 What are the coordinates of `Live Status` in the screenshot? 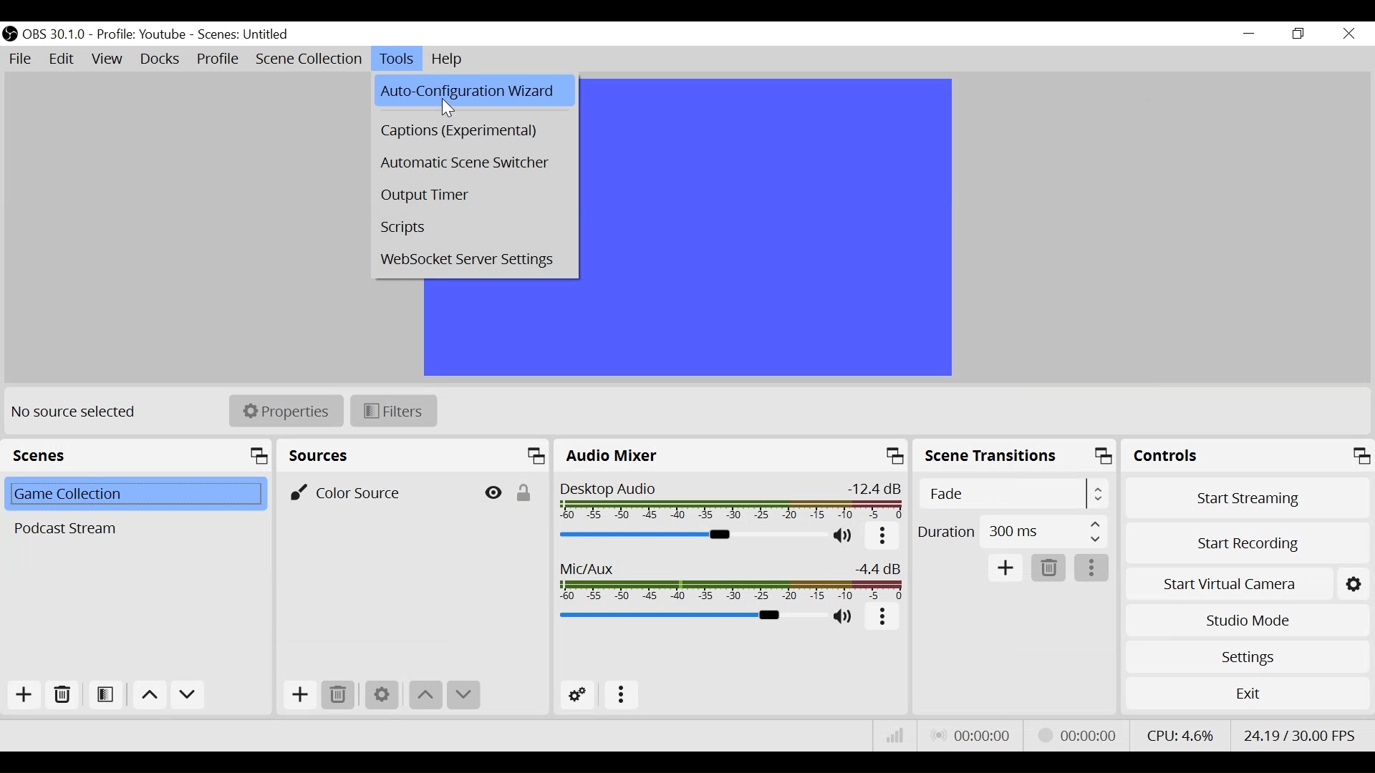 It's located at (973, 735).